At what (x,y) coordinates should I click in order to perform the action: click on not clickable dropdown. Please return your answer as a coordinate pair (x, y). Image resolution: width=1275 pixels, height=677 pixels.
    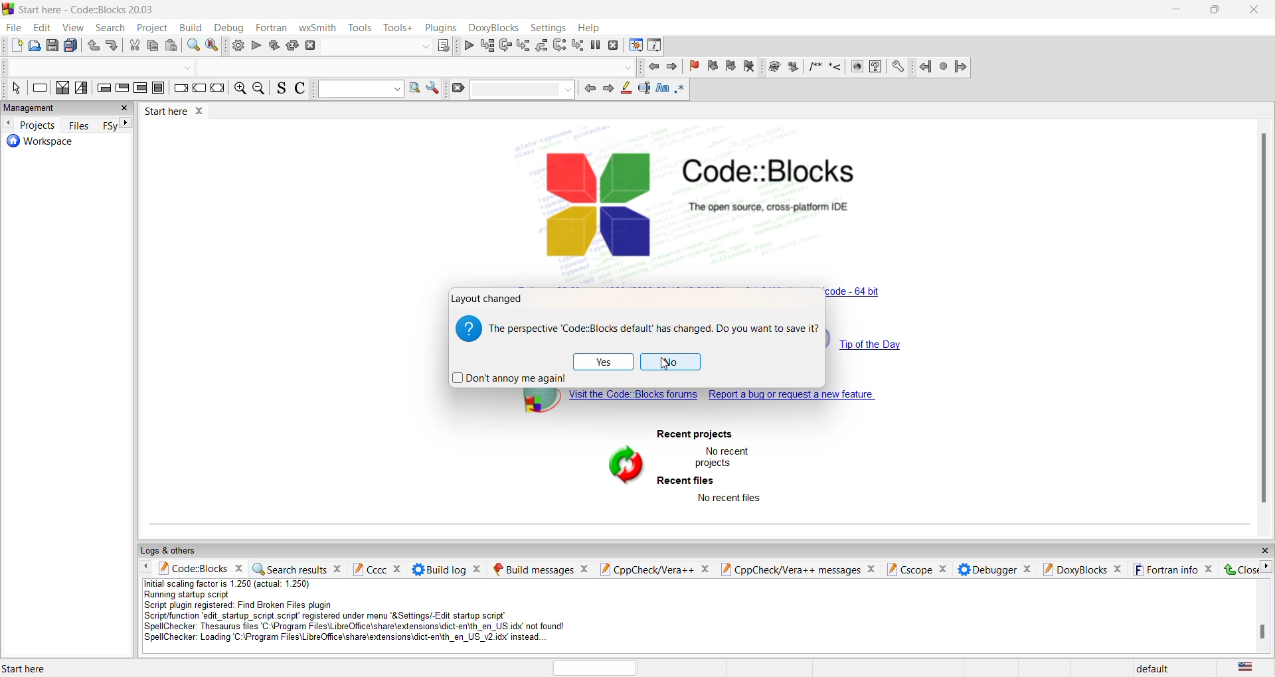
    Looking at the image, I should click on (626, 67).